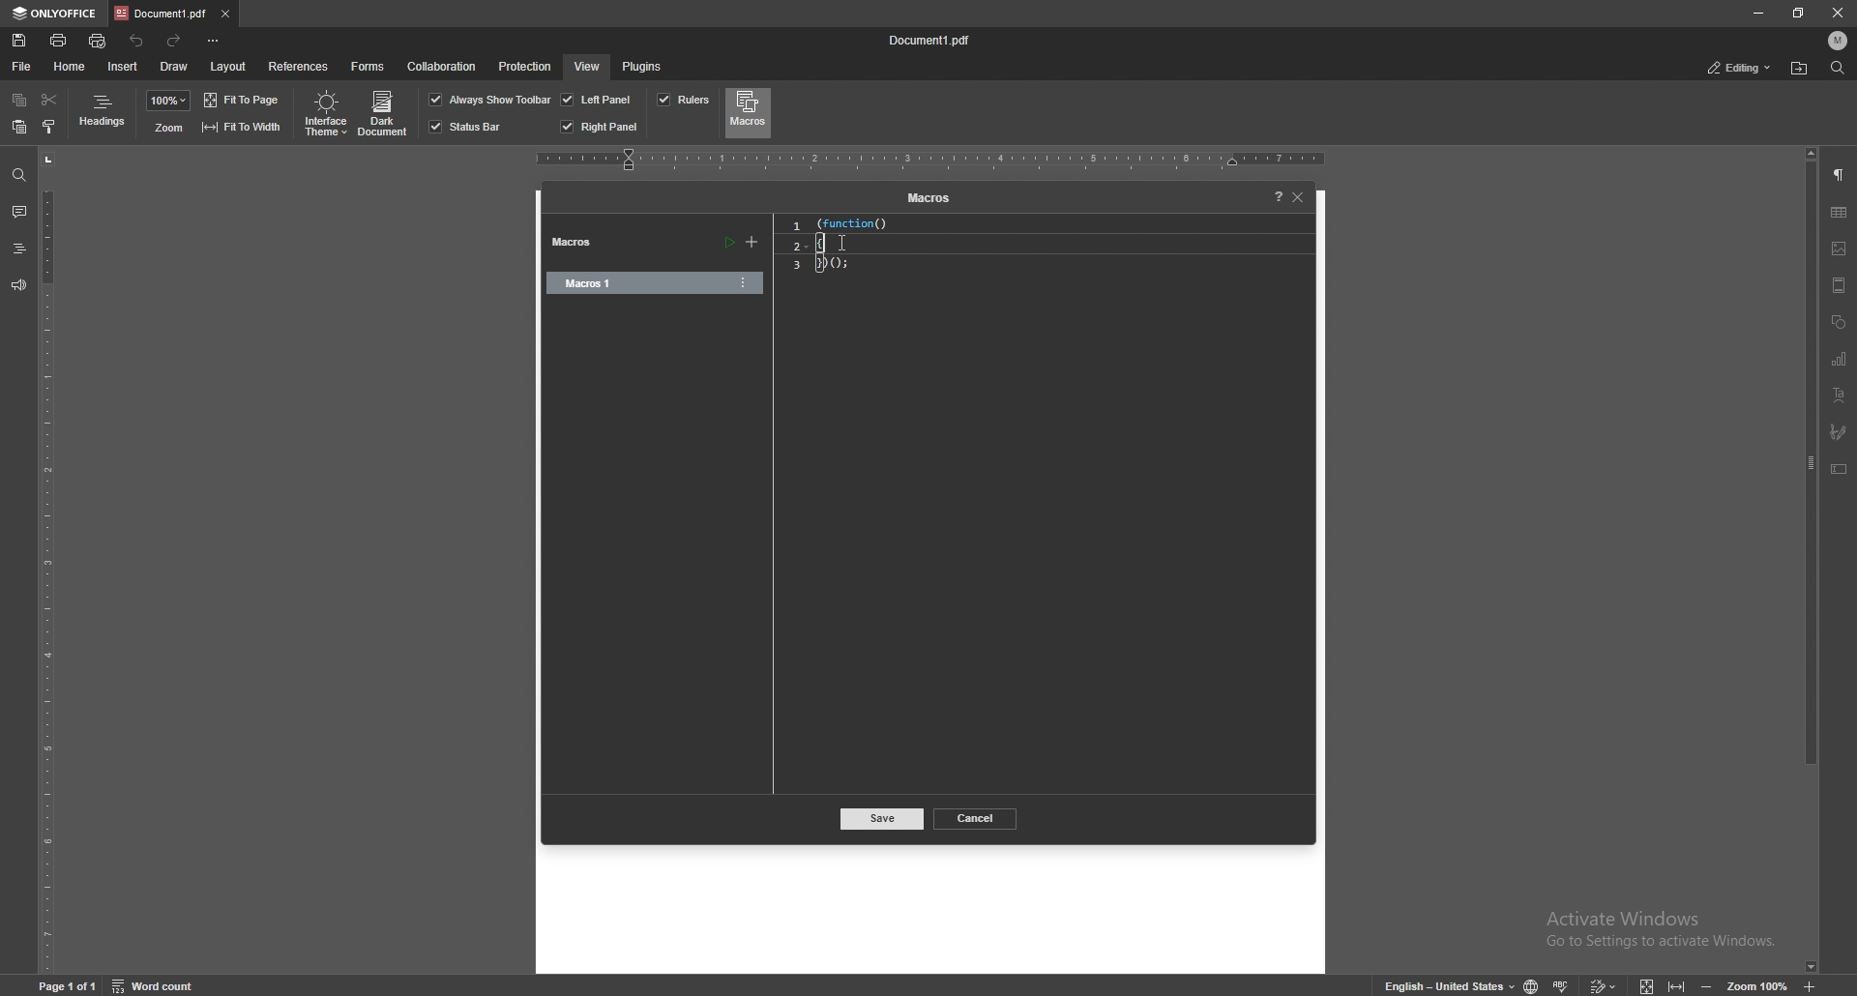 The width and height of the screenshot is (1857, 996). I want to click on horizontal scale, so click(930, 160).